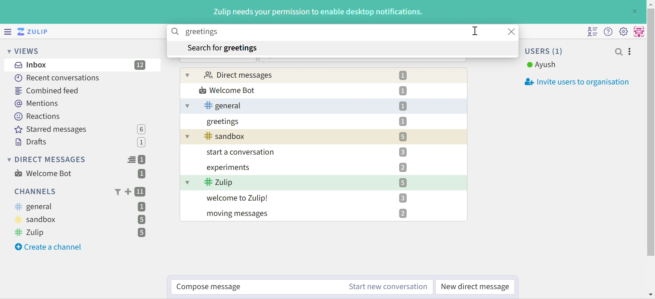  I want to click on 1, so click(143, 160).